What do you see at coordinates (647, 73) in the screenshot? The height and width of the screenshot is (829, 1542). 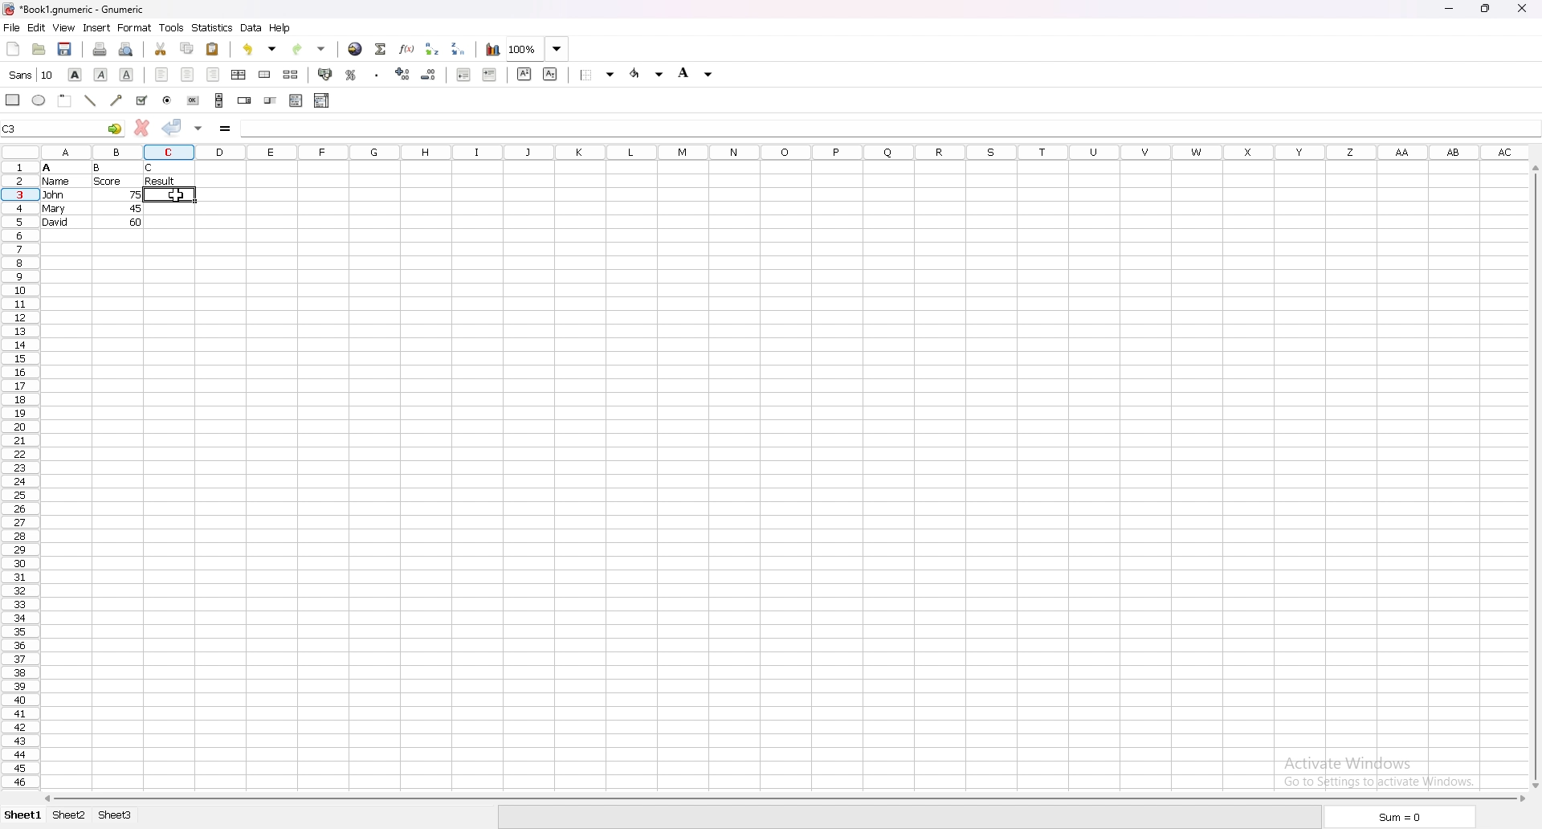 I see `foreground` at bounding box center [647, 73].